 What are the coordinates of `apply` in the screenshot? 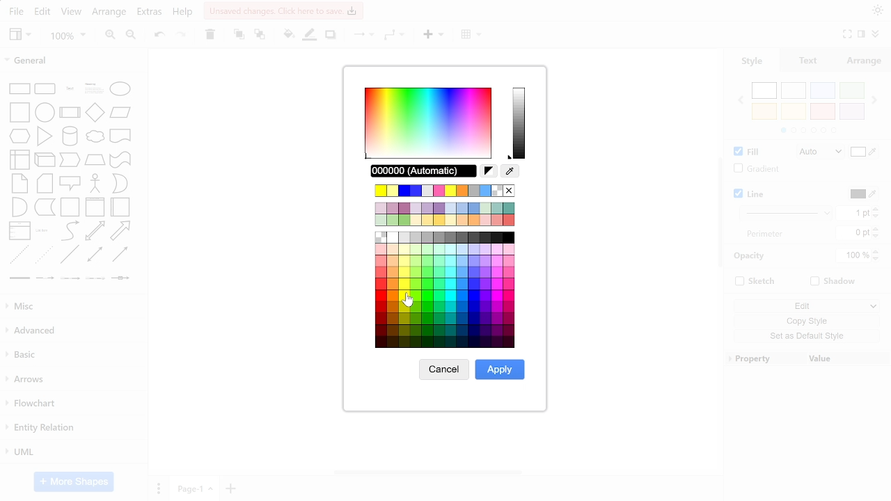 It's located at (500, 369).